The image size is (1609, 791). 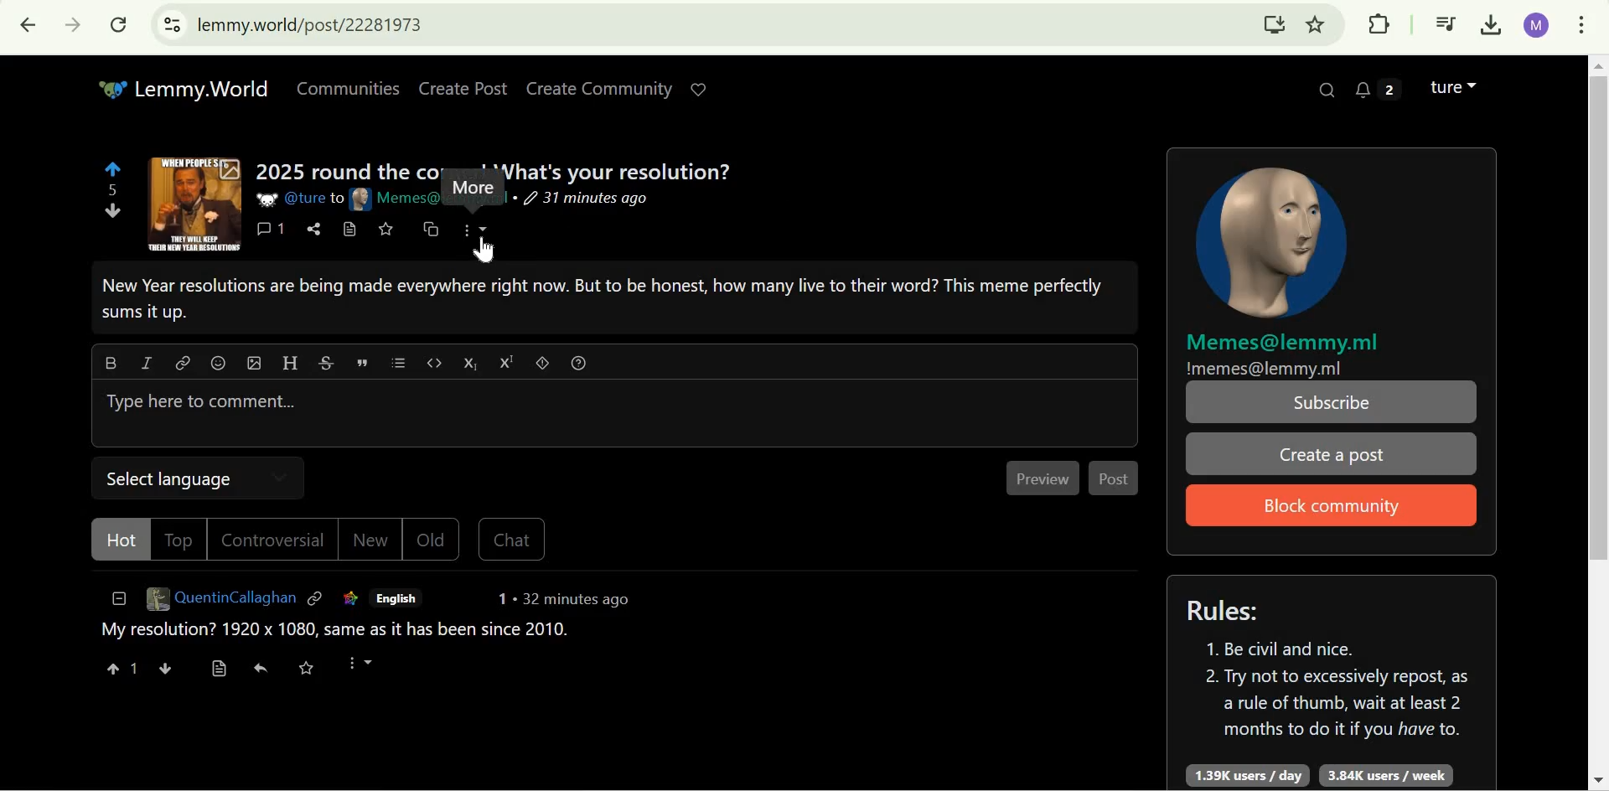 What do you see at coordinates (1337, 705) in the screenshot?
I see `2. Try not to excessively repost, as
a rule of thumb, wait at least 2
months to do it if you have to.` at bounding box center [1337, 705].